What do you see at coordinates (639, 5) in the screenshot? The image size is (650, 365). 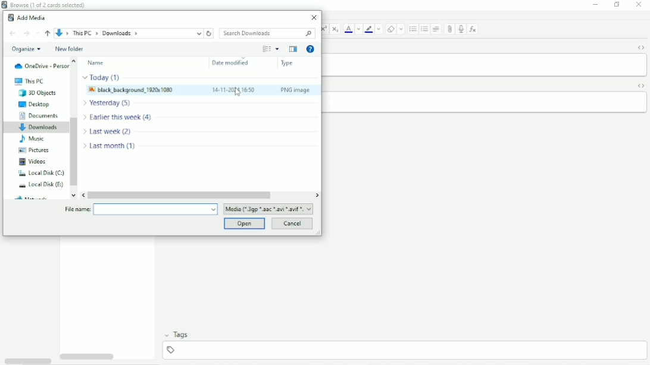 I see `Close` at bounding box center [639, 5].